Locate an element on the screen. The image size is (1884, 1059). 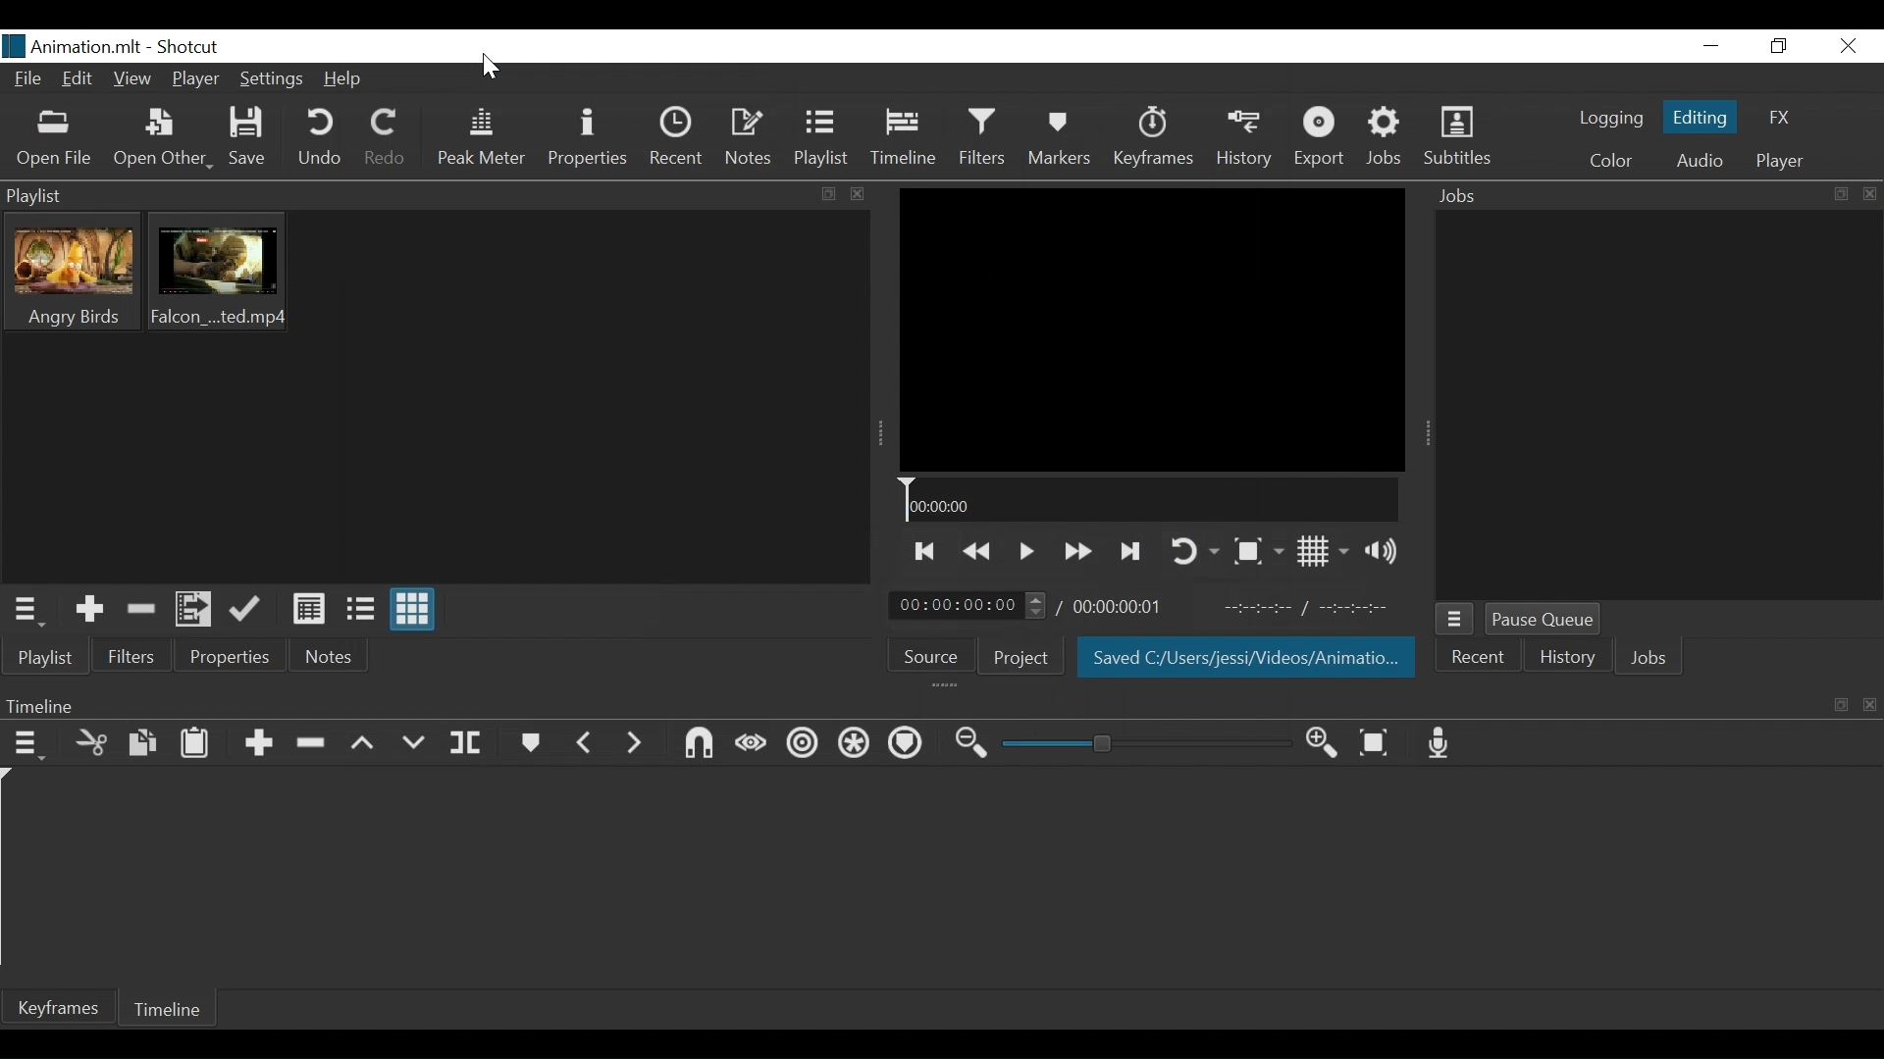
Markers is located at coordinates (1062, 140).